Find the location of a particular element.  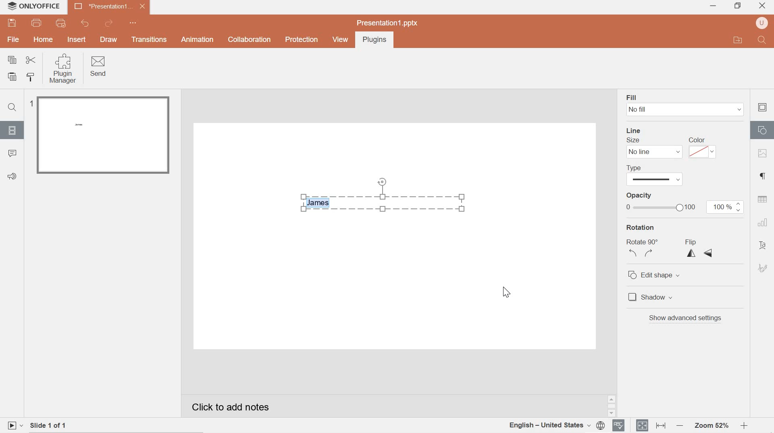

zoom in is located at coordinates (743, 426).